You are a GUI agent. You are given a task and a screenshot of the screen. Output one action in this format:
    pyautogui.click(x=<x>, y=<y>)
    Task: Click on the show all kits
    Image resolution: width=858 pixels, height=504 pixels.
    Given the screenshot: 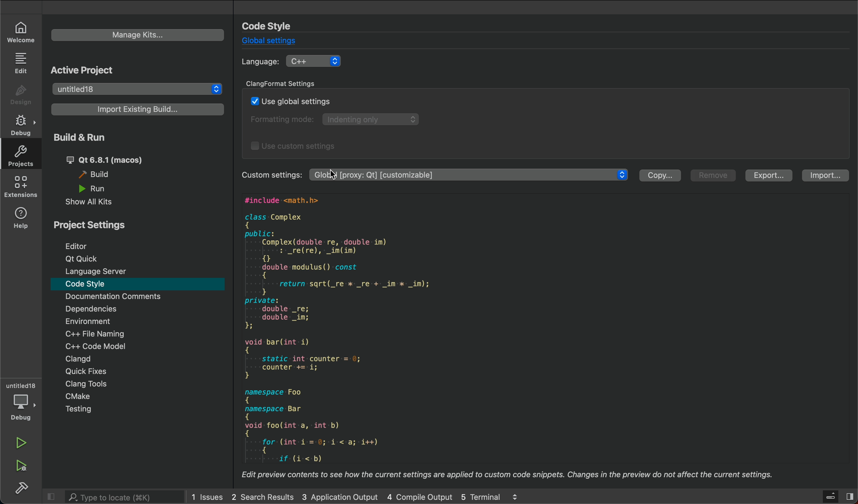 What is the action you would take?
    pyautogui.click(x=94, y=203)
    